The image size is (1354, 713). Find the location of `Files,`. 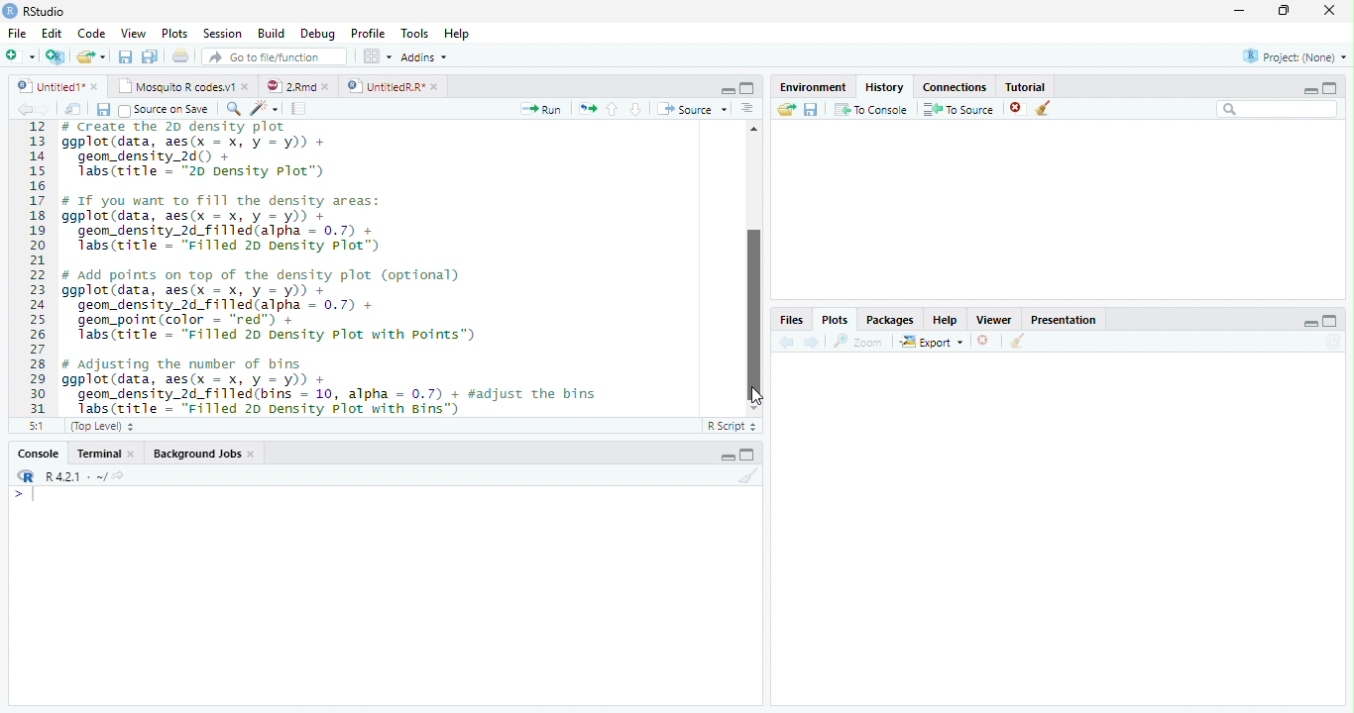

Files, is located at coordinates (788, 320).